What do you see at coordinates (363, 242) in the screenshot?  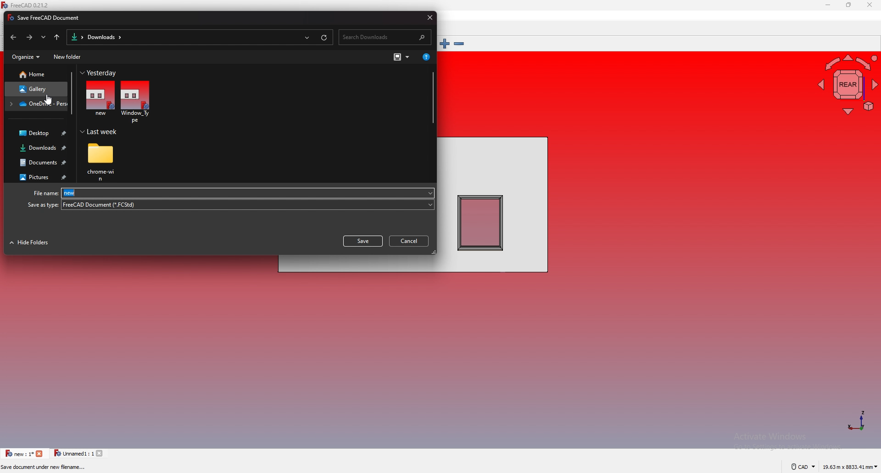 I see `save` at bounding box center [363, 242].